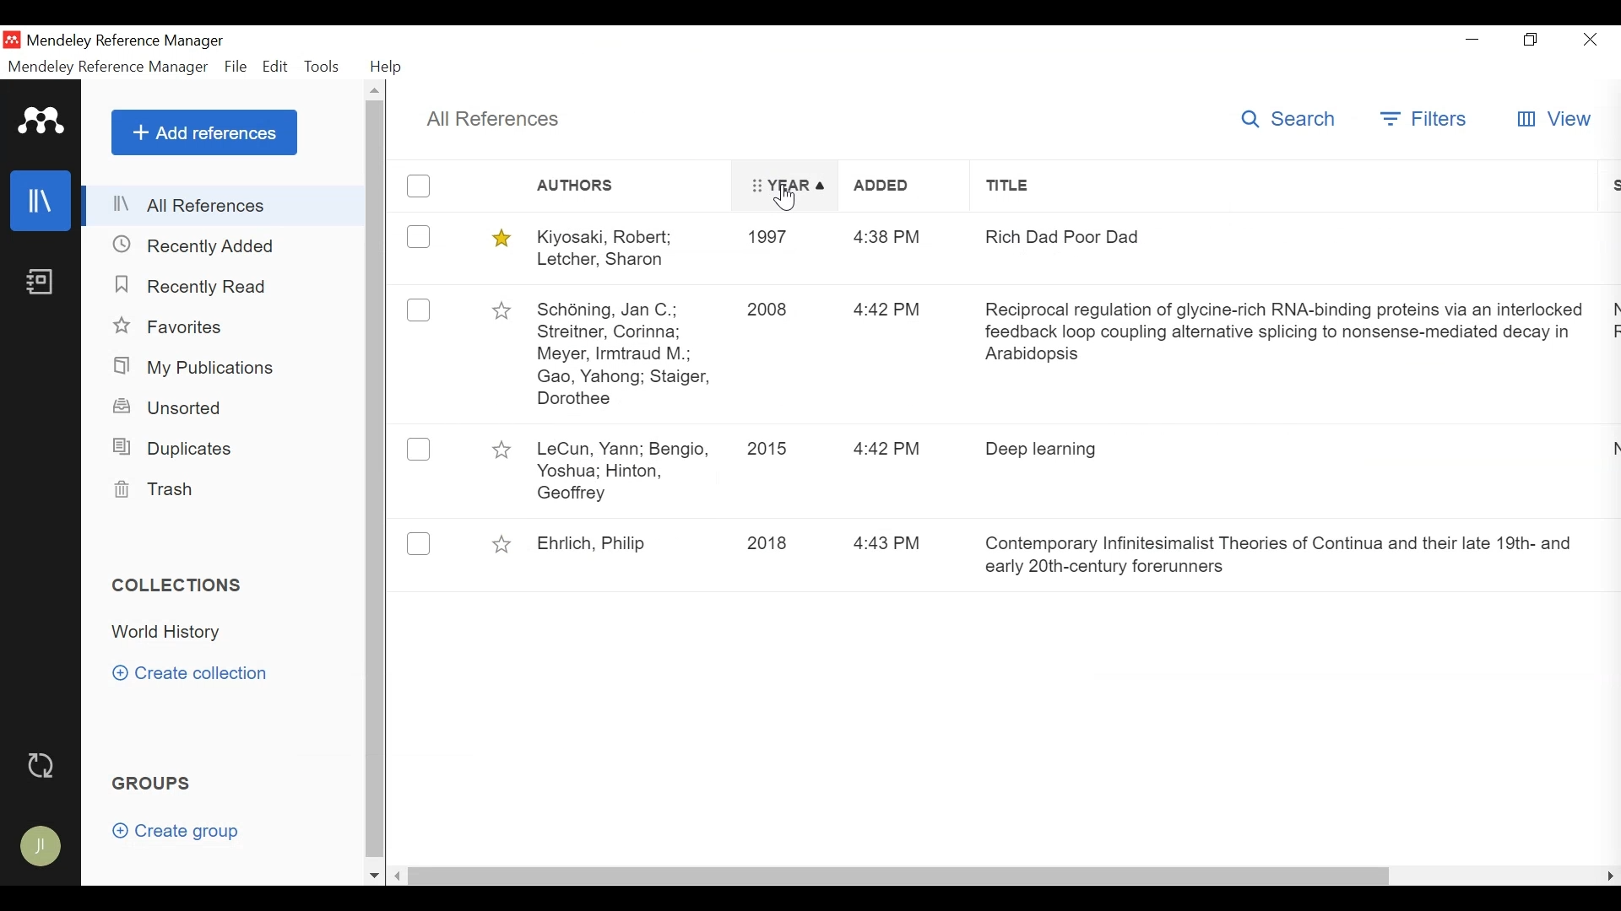 Image resolution: width=1621 pixels, height=911 pixels. Describe the element at coordinates (1593, 39) in the screenshot. I see `Close` at that location.